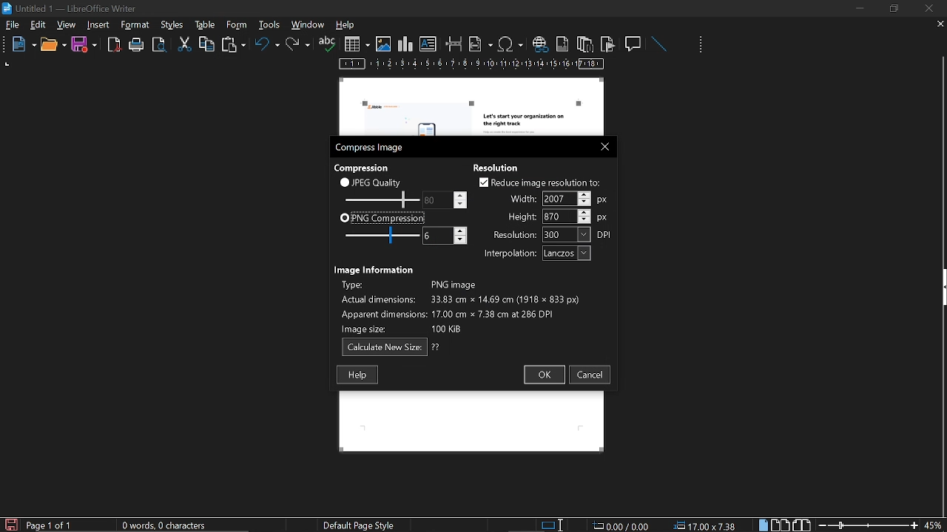  What do you see at coordinates (380, 199) in the screenshot?
I see `jpeg quality scale` at bounding box center [380, 199].